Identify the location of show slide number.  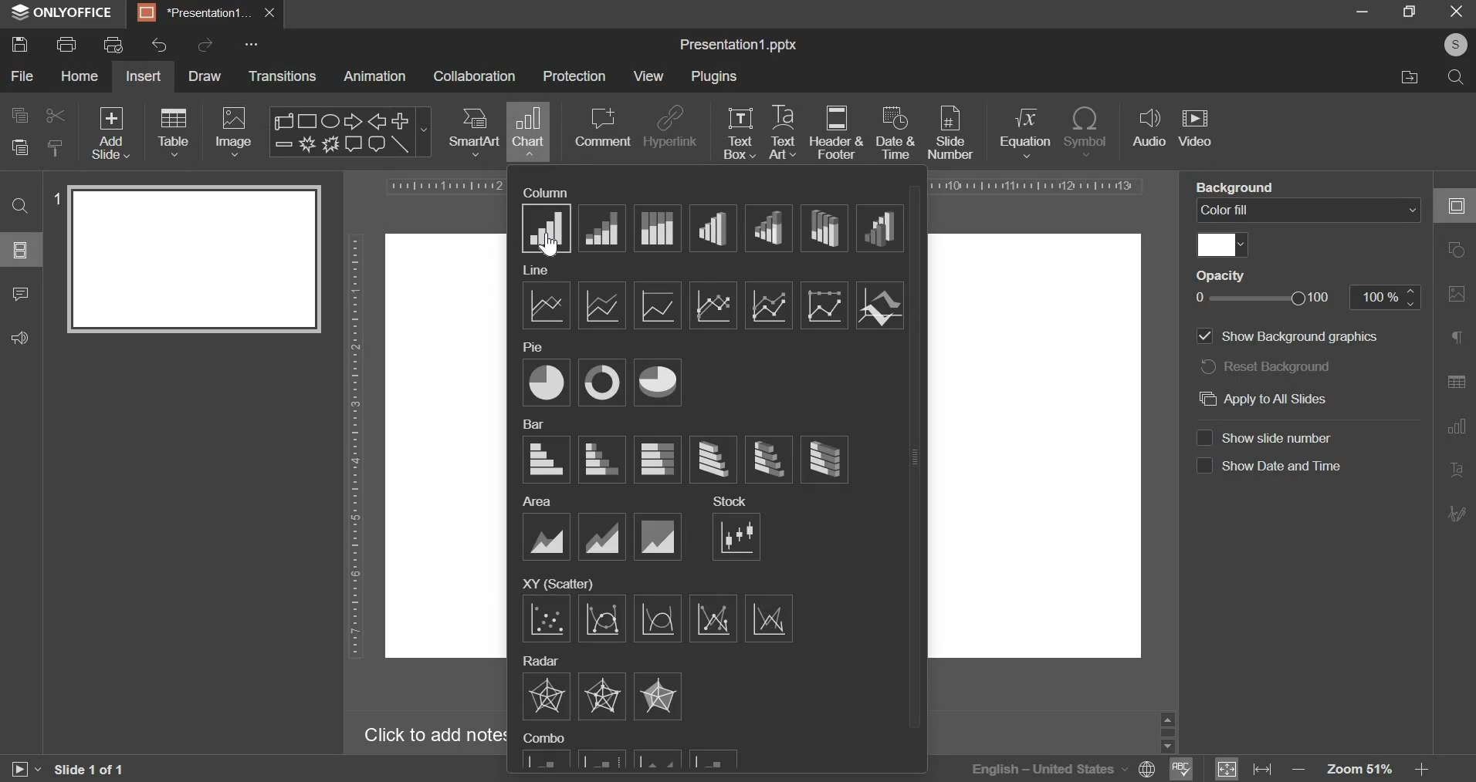
(1277, 437).